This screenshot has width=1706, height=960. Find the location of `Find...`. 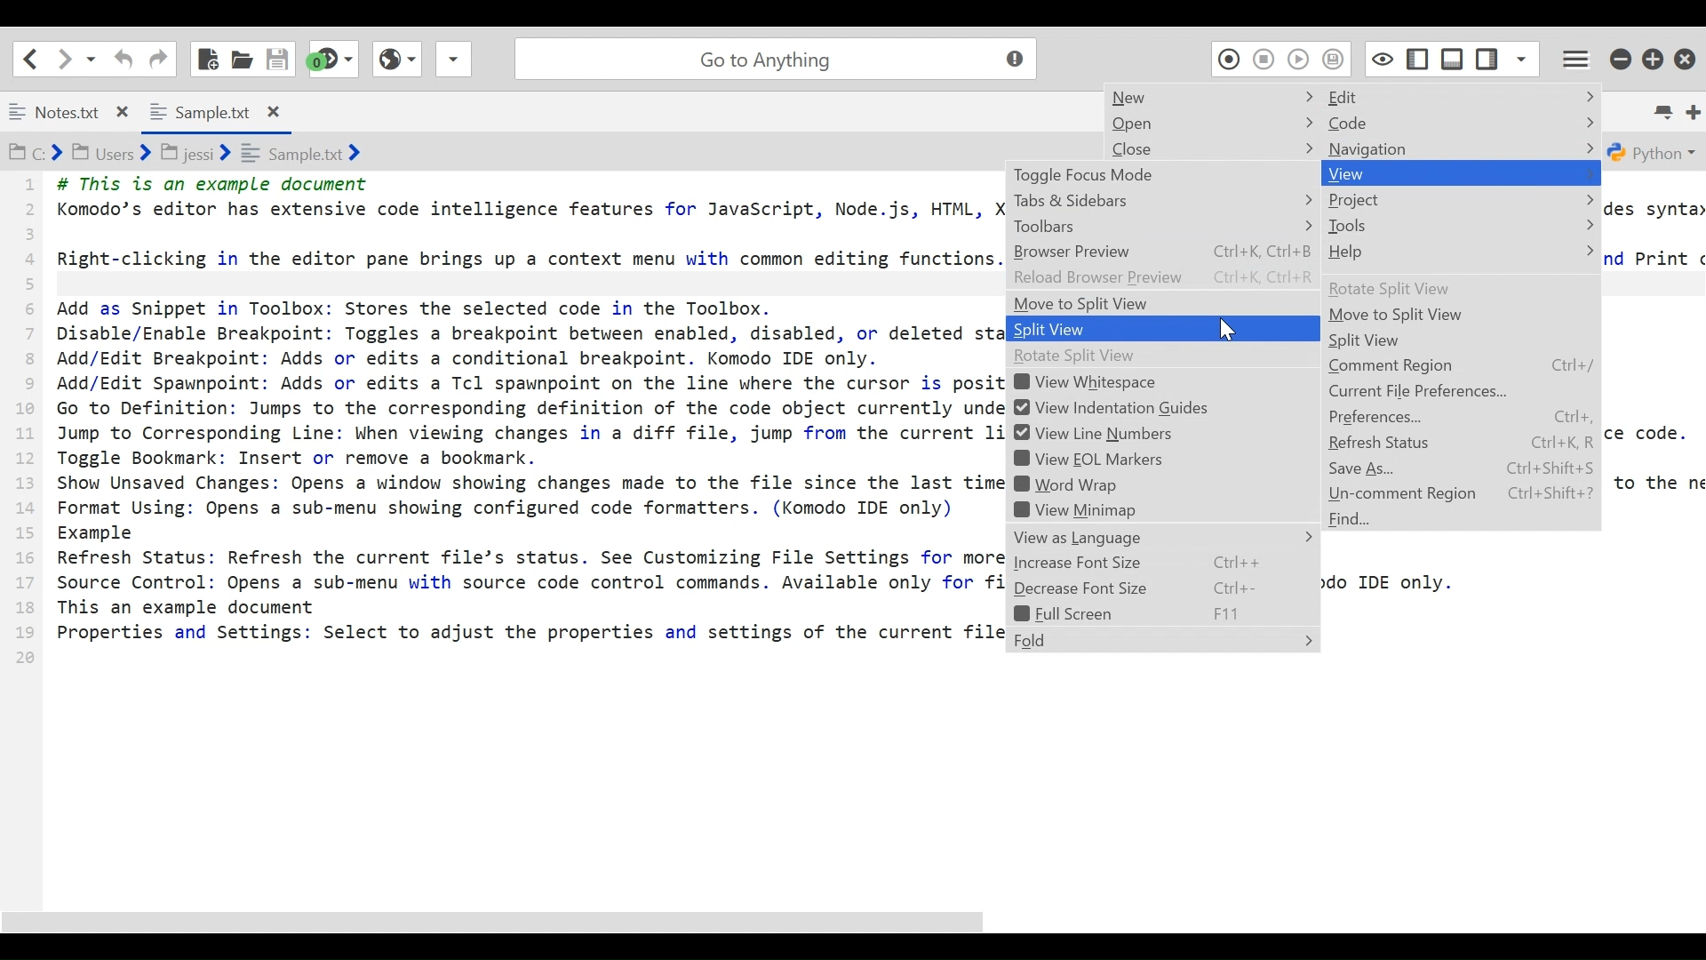

Find... is located at coordinates (1462, 520).